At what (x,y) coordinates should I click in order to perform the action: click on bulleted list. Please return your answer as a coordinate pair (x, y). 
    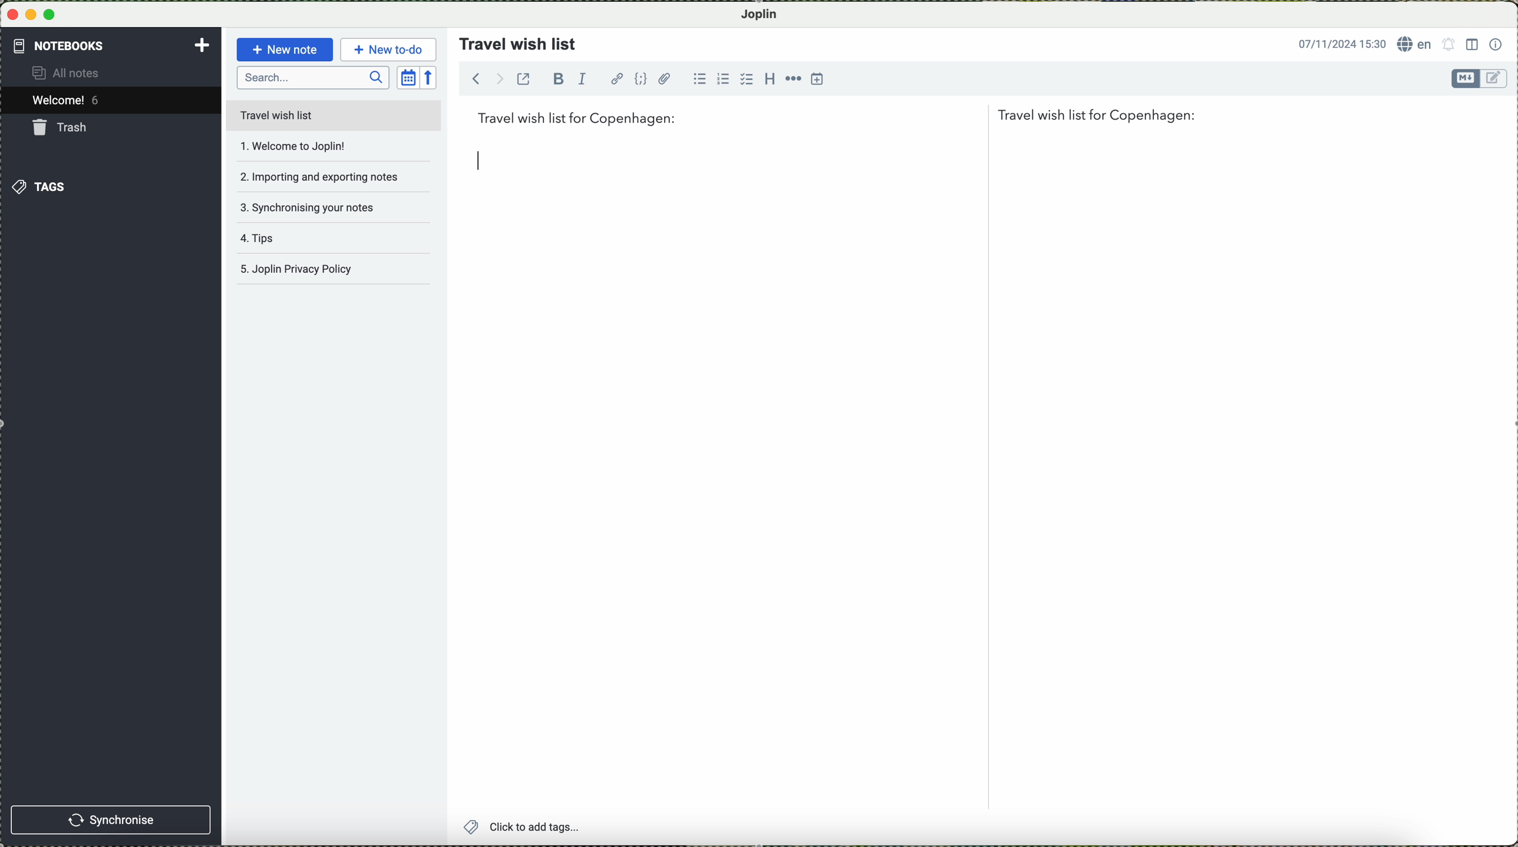
    Looking at the image, I should click on (698, 79).